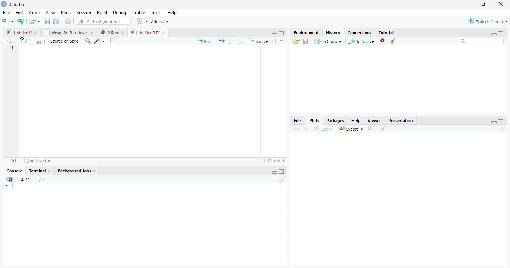  Describe the element at coordinates (10, 41) in the screenshot. I see `Back ` at that location.